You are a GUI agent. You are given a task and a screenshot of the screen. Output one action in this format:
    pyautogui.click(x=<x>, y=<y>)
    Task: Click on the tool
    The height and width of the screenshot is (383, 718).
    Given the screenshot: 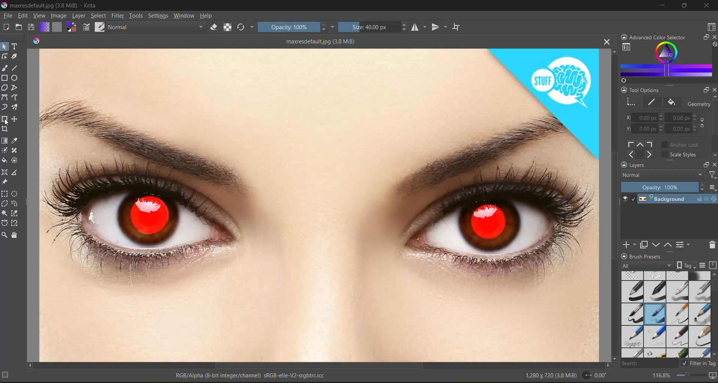 What is the action you would take?
    pyautogui.click(x=4, y=182)
    